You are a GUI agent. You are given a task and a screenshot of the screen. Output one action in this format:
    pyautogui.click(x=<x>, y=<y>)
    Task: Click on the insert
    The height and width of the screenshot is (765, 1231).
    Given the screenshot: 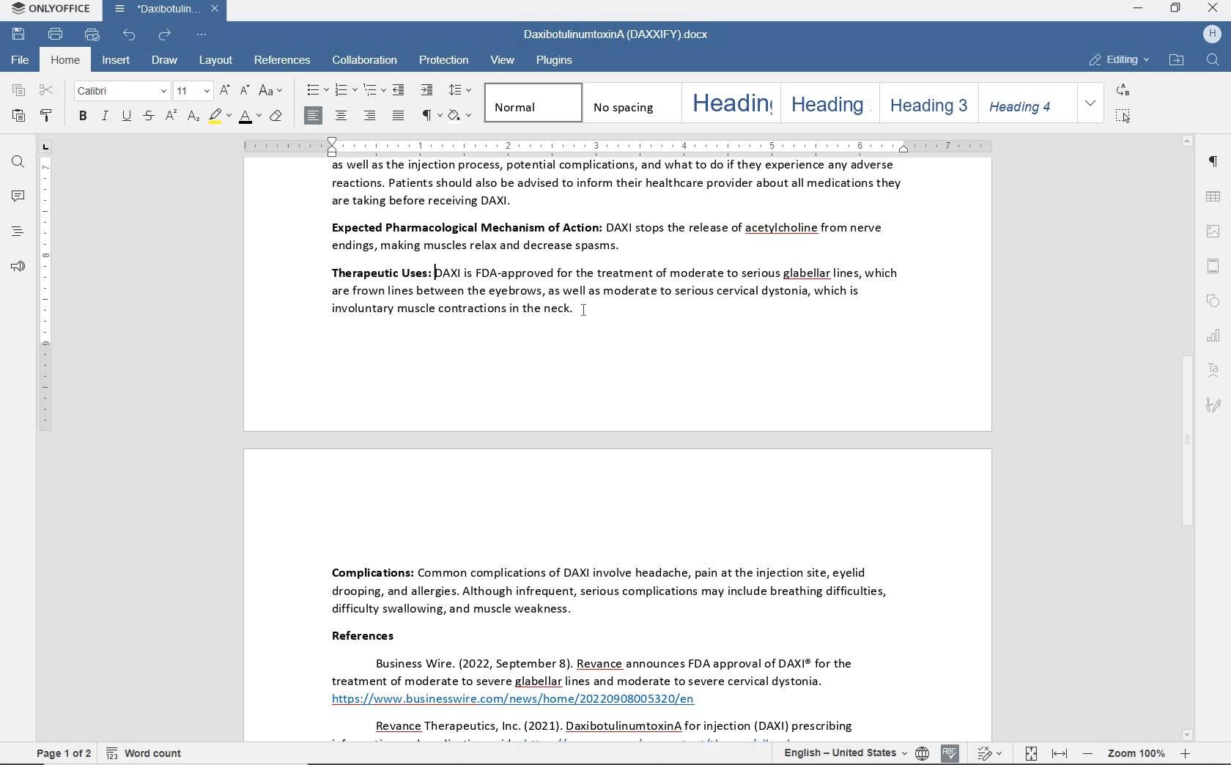 What is the action you would take?
    pyautogui.click(x=118, y=61)
    